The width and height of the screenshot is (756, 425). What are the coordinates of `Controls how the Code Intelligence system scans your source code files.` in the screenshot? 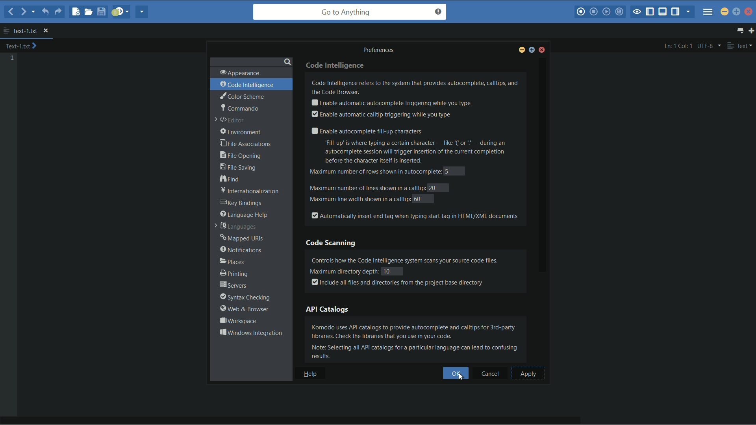 It's located at (415, 259).